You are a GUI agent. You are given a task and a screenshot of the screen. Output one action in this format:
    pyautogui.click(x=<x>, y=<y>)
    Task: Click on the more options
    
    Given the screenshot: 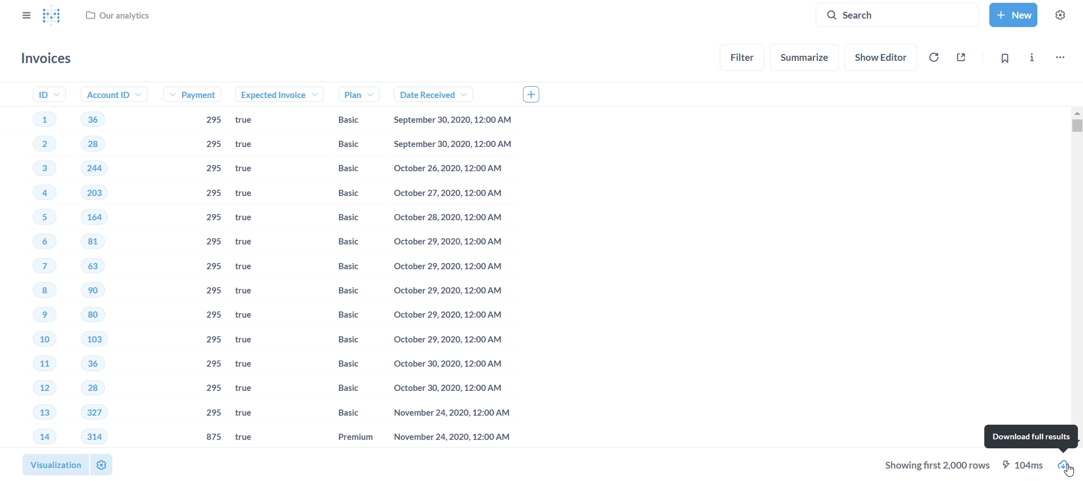 What is the action you would take?
    pyautogui.click(x=1059, y=56)
    